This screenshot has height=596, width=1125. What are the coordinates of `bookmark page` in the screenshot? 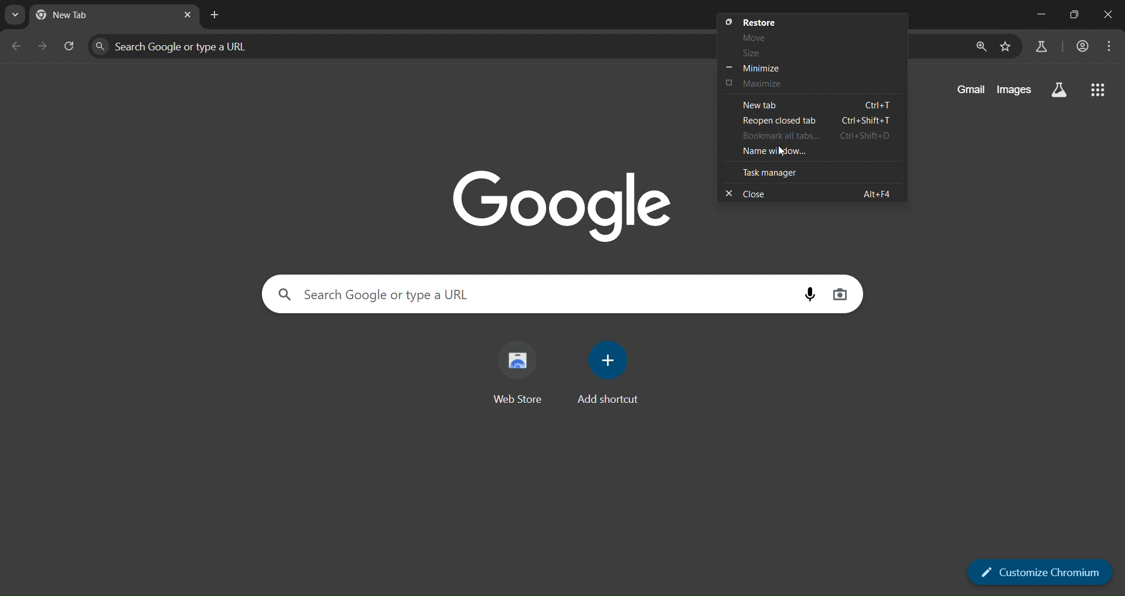 It's located at (1007, 47).